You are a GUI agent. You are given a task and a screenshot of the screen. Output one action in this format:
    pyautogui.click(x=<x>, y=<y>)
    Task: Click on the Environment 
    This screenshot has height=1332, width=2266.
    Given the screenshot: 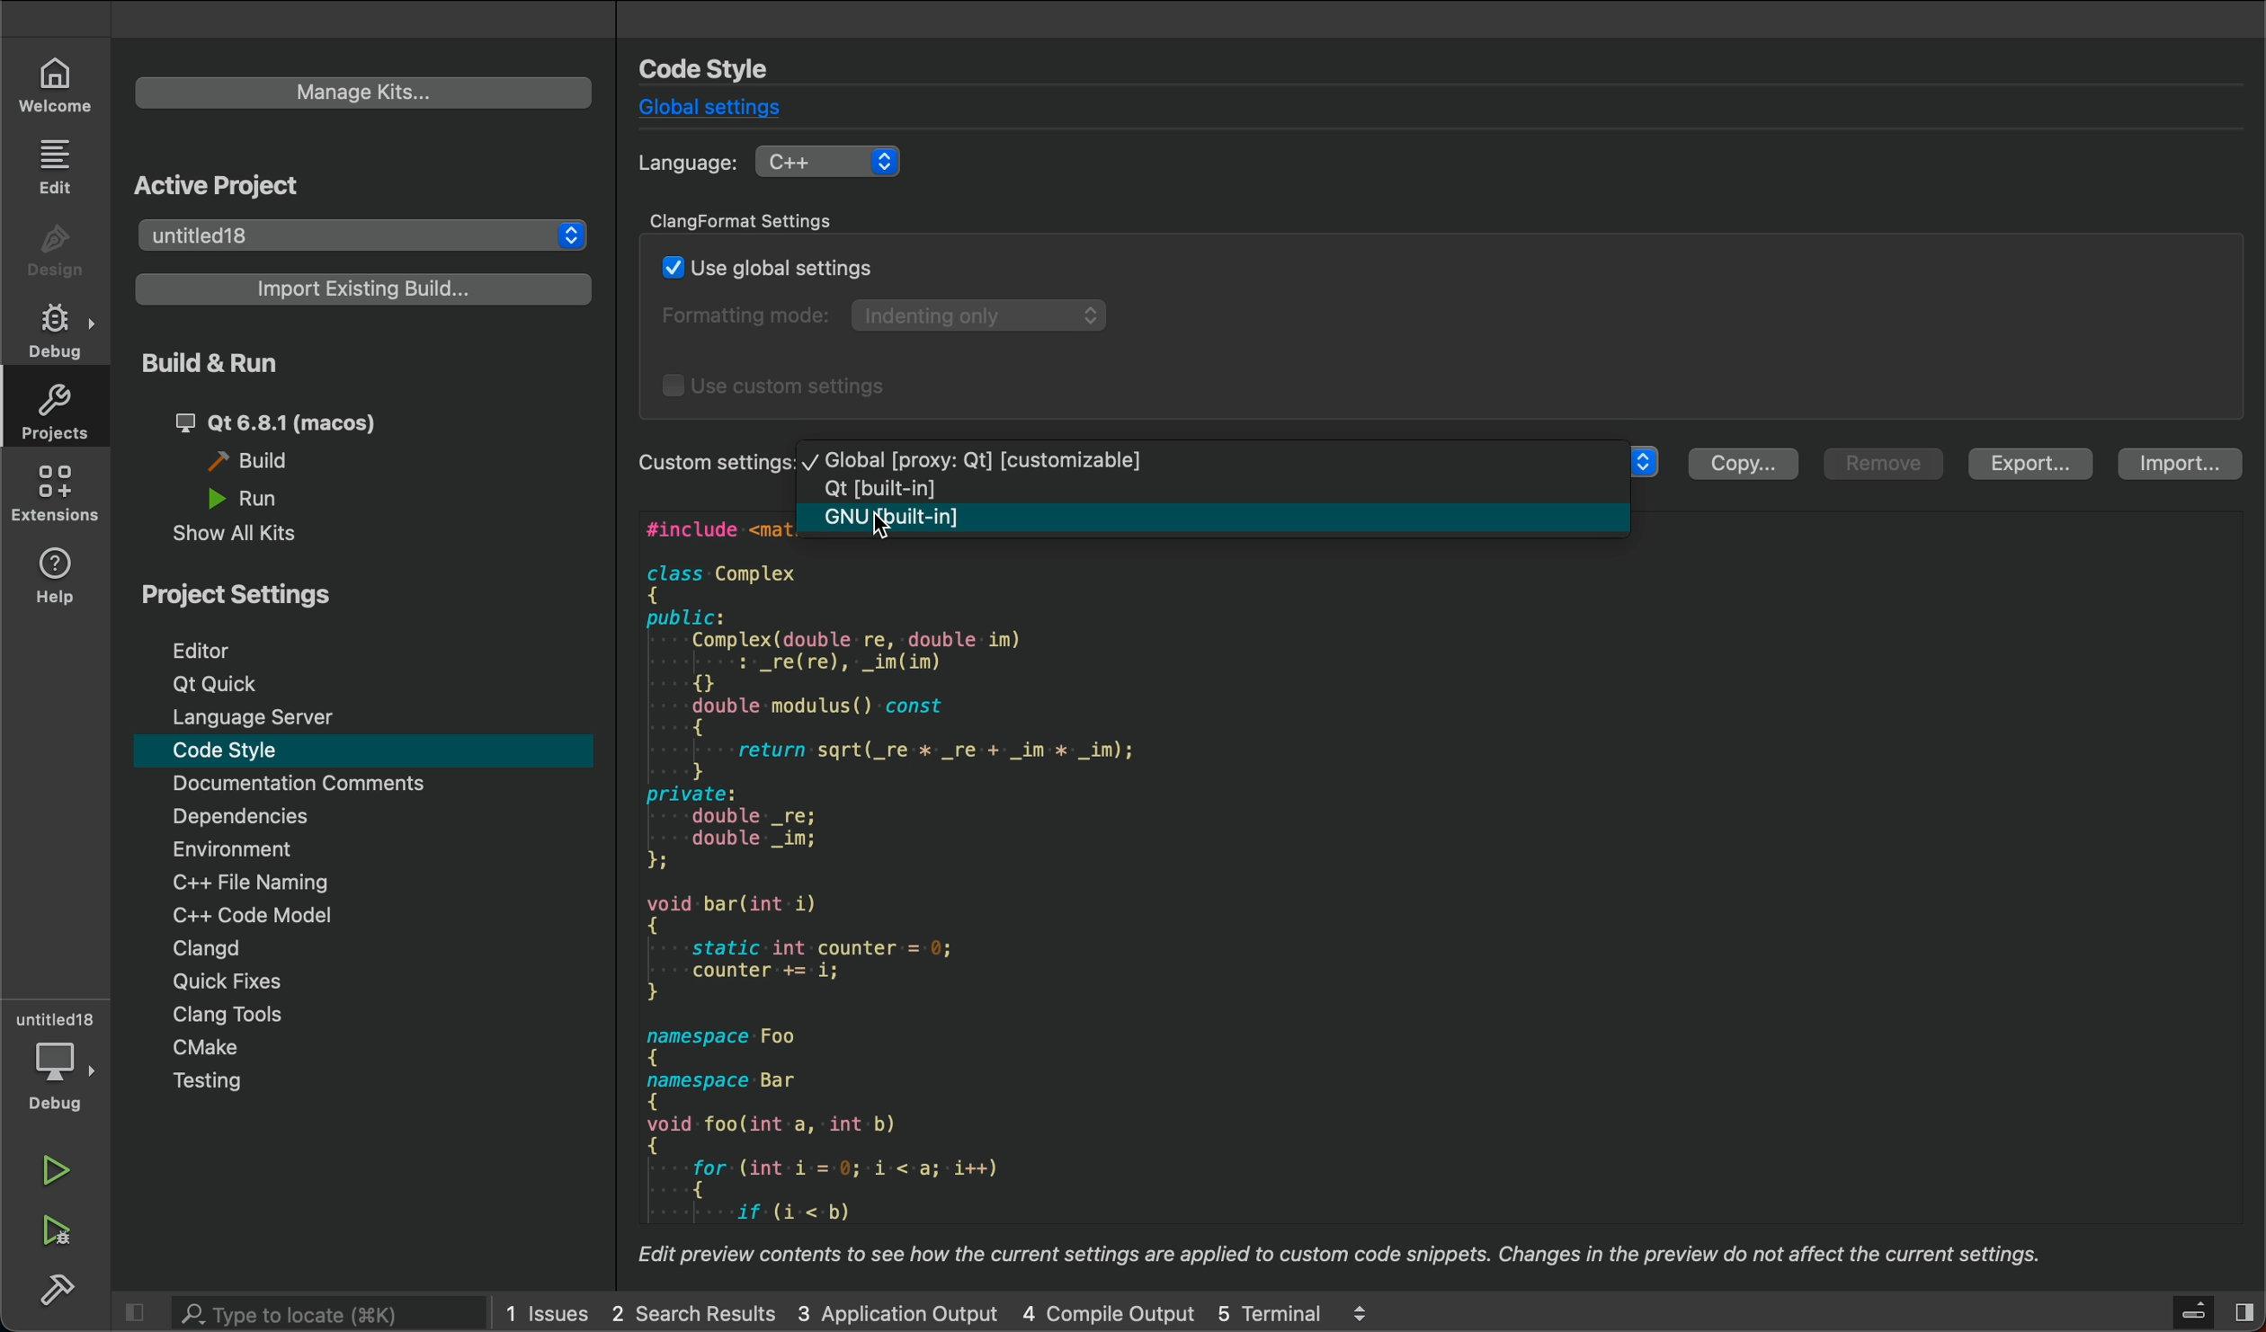 What is the action you would take?
    pyautogui.click(x=285, y=850)
    